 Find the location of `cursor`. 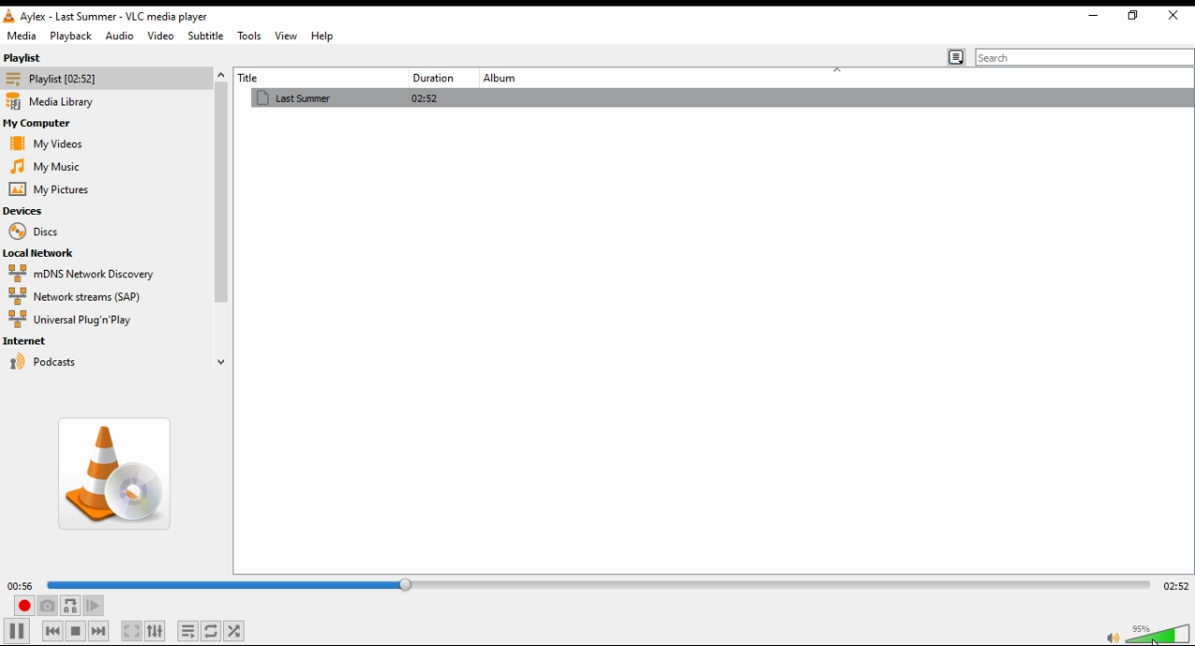

cursor is located at coordinates (1152, 639).